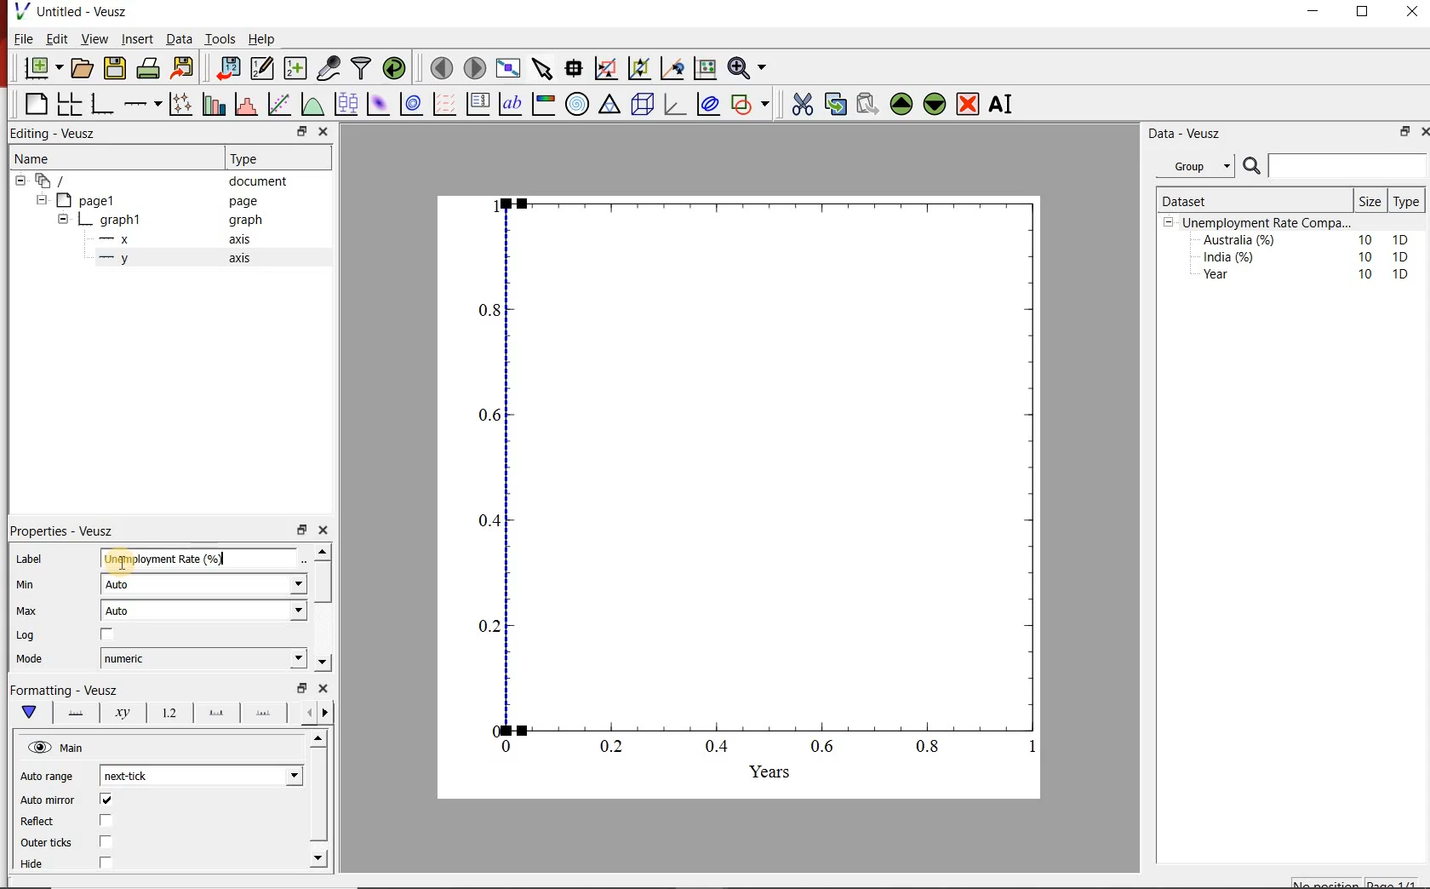  What do you see at coordinates (49, 800) in the screenshot?
I see `Auto mirror` at bounding box center [49, 800].